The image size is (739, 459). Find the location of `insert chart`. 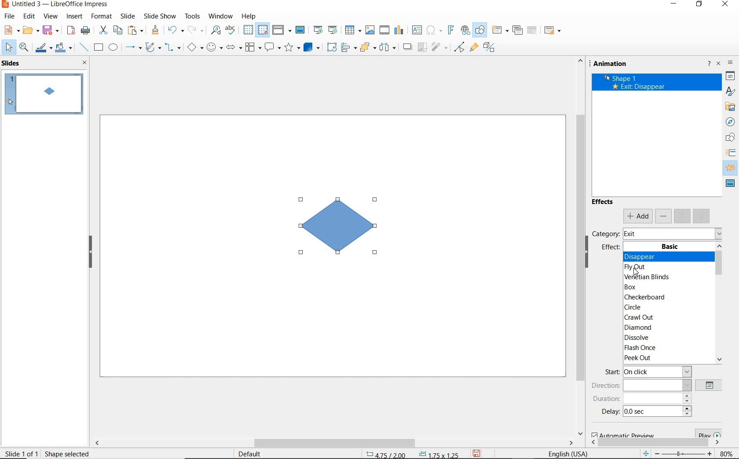

insert chart is located at coordinates (399, 31).